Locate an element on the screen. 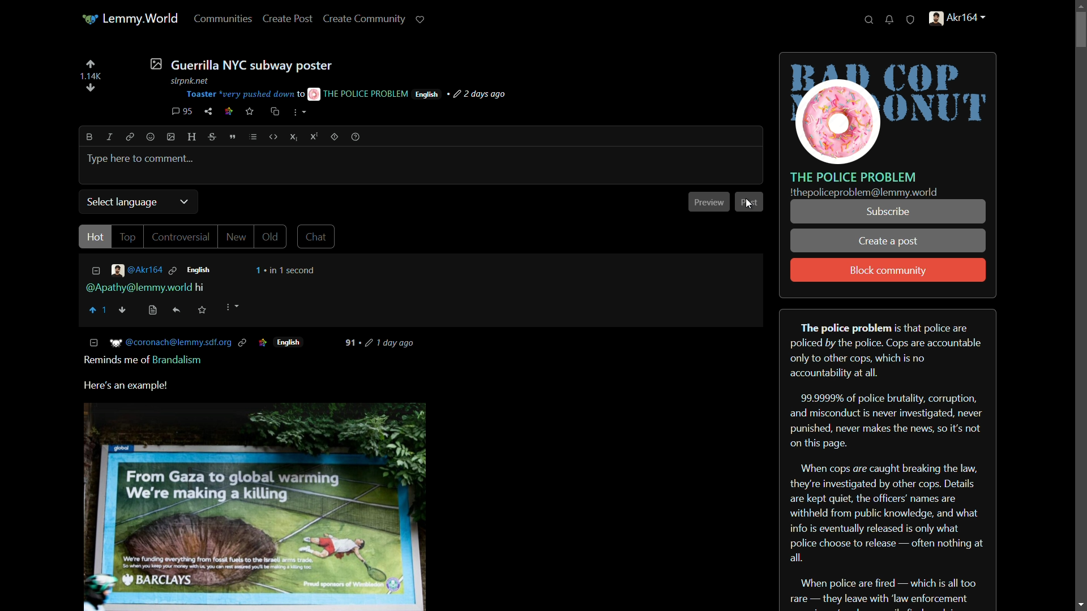 Image resolution: width=1087 pixels, height=611 pixels. header is located at coordinates (192, 137).